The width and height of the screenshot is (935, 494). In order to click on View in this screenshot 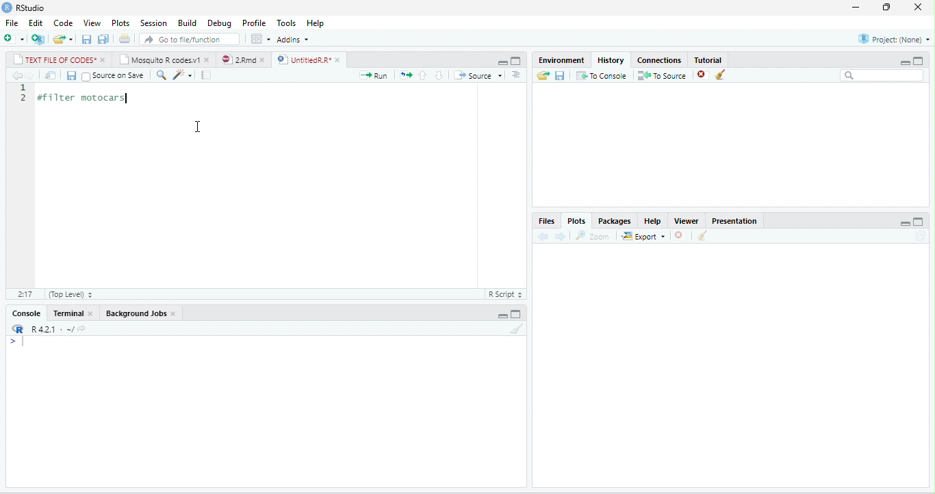, I will do `click(92, 23)`.